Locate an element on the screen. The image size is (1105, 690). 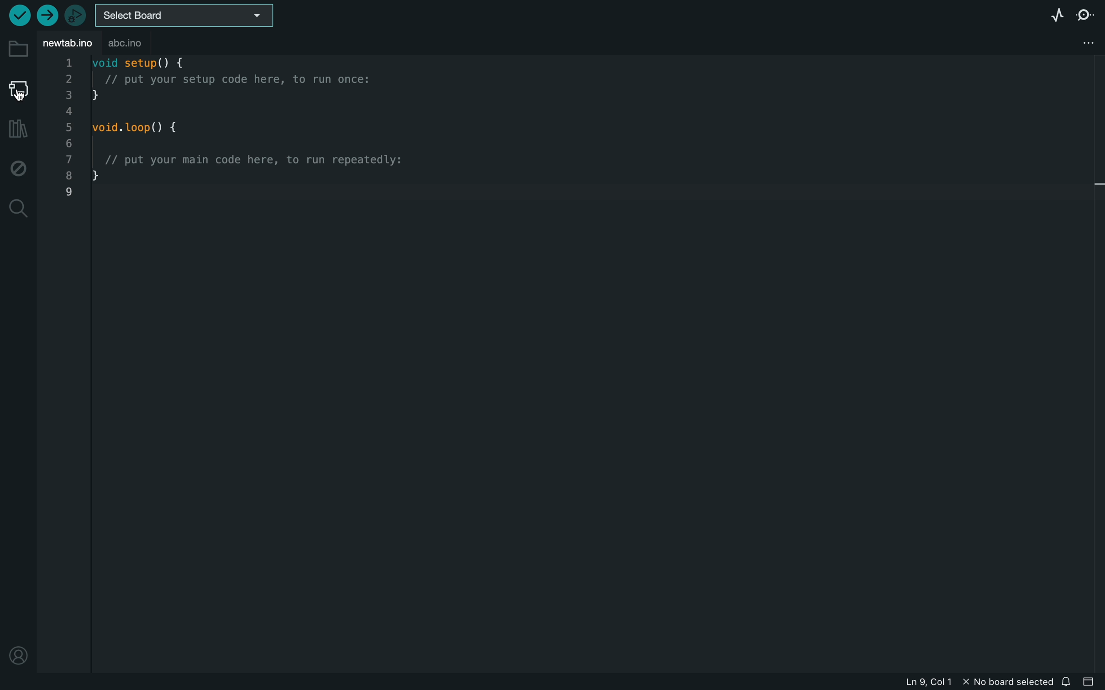
debug is located at coordinates (16, 166).